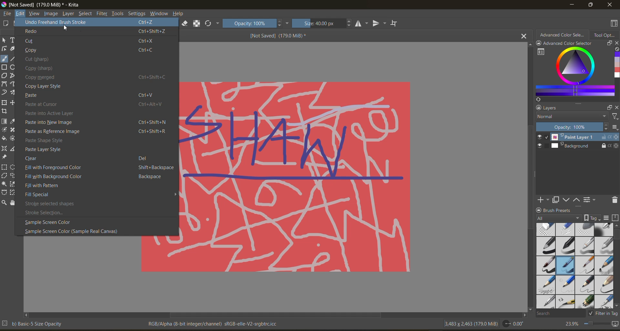 This screenshot has height=331, width=620. Describe the element at coordinates (616, 128) in the screenshot. I see `options` at that location.